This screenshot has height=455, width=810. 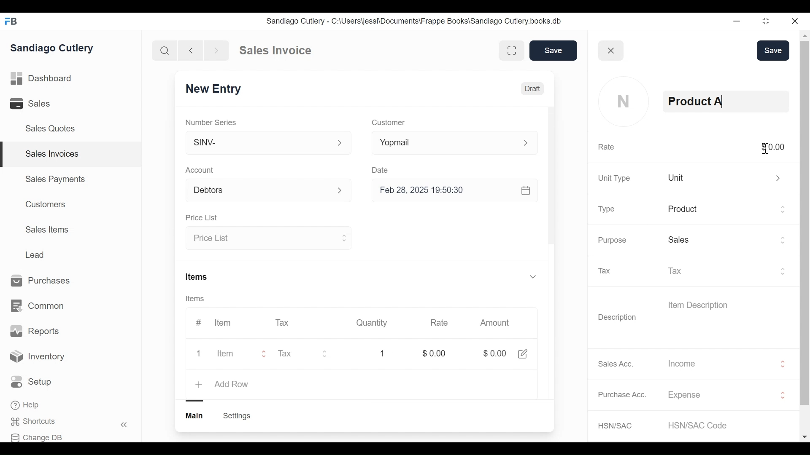 What do you see at coordinates (552, 50) in the screenshot?
I see `Save ` at bounding box center [552, 50].